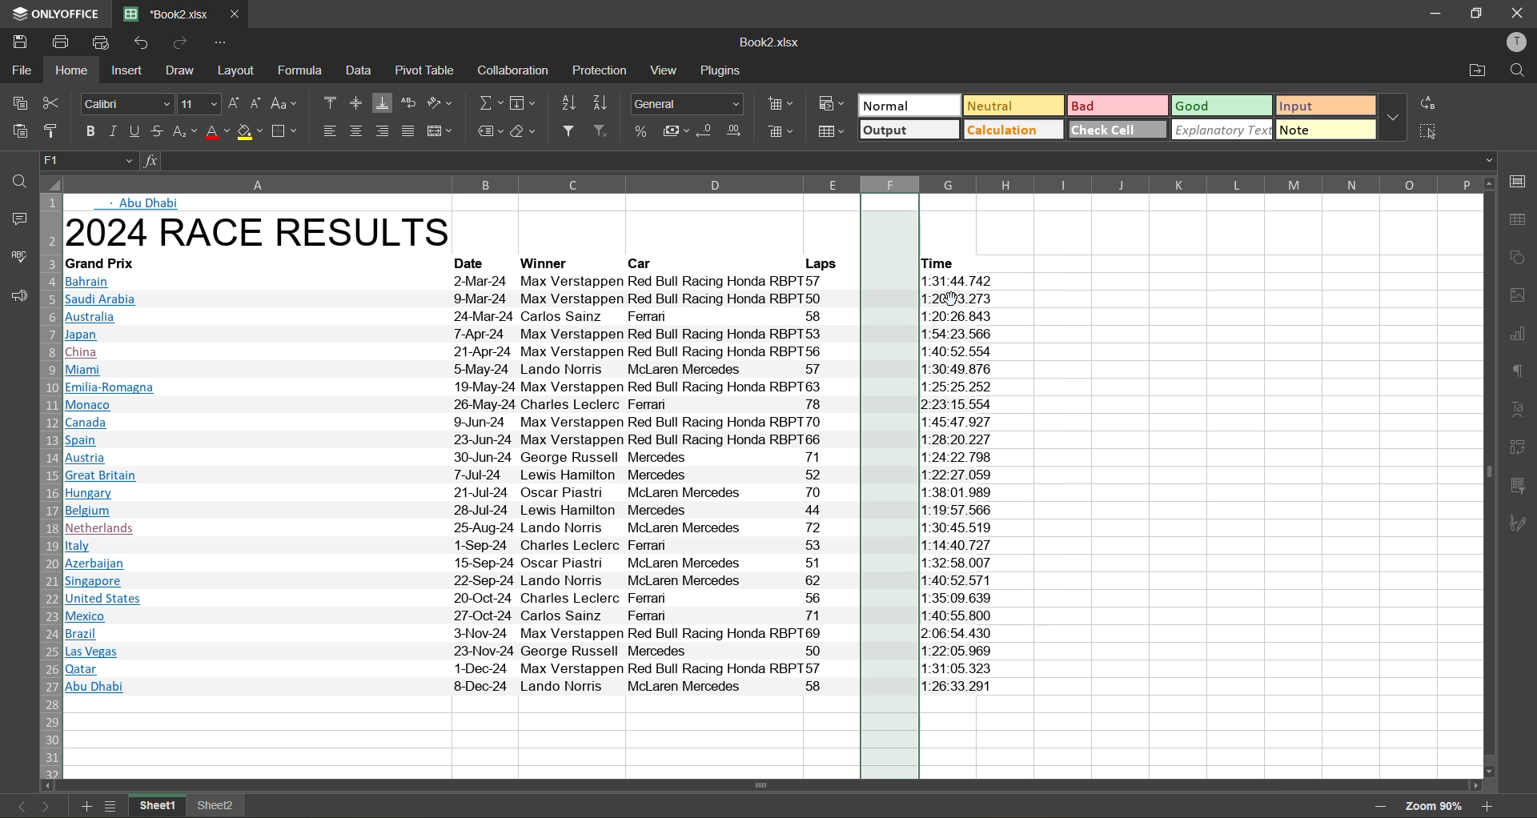 This screenshot has width=1537, height=818. I want to click on new column inserted, so click(881, 487).